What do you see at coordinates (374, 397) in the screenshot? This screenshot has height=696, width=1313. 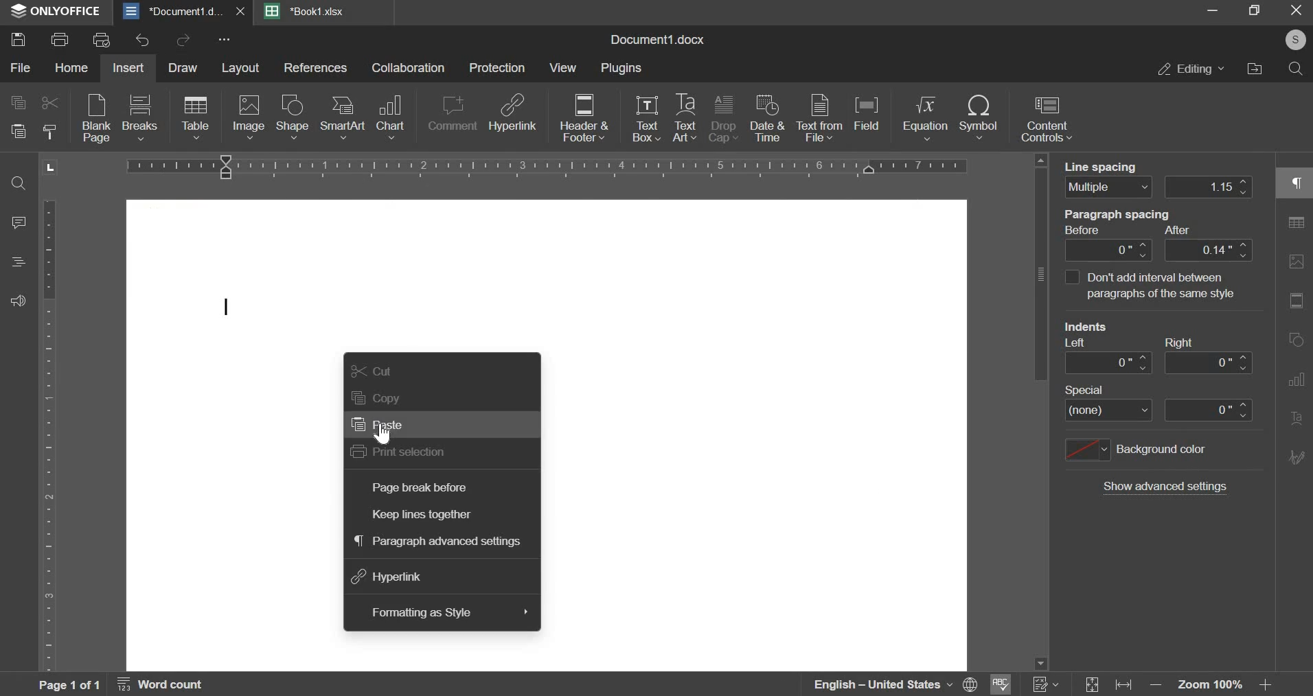 I see `copy` at bounding box center [374, 397].